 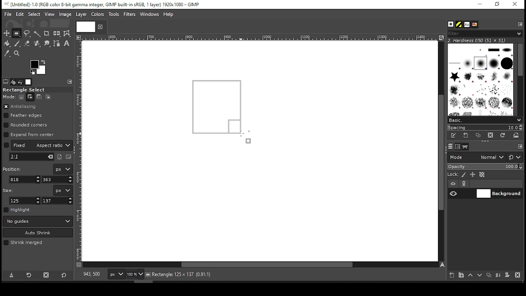 I want to click on eraser tool, so click(x=27, y=43).